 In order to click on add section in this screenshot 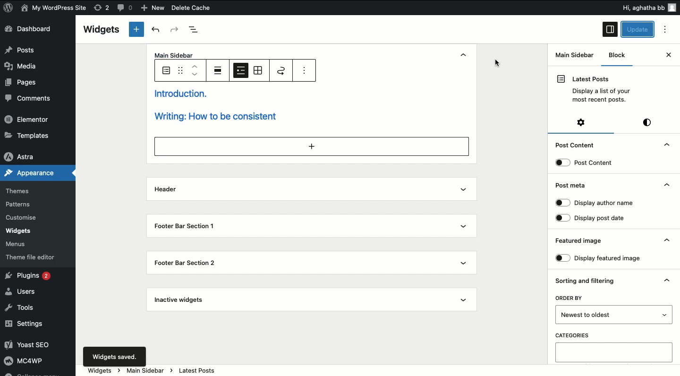, I will do `click(279, 146)`.